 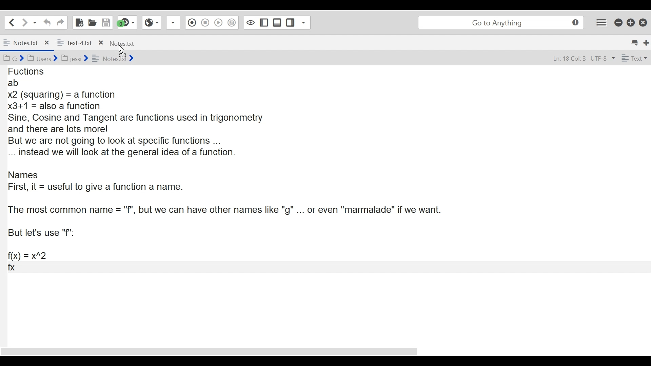 What do you see at coordinates (46, 22) in the screenshot?
I see `Undo Last Action` at bounding box center [46, 22].